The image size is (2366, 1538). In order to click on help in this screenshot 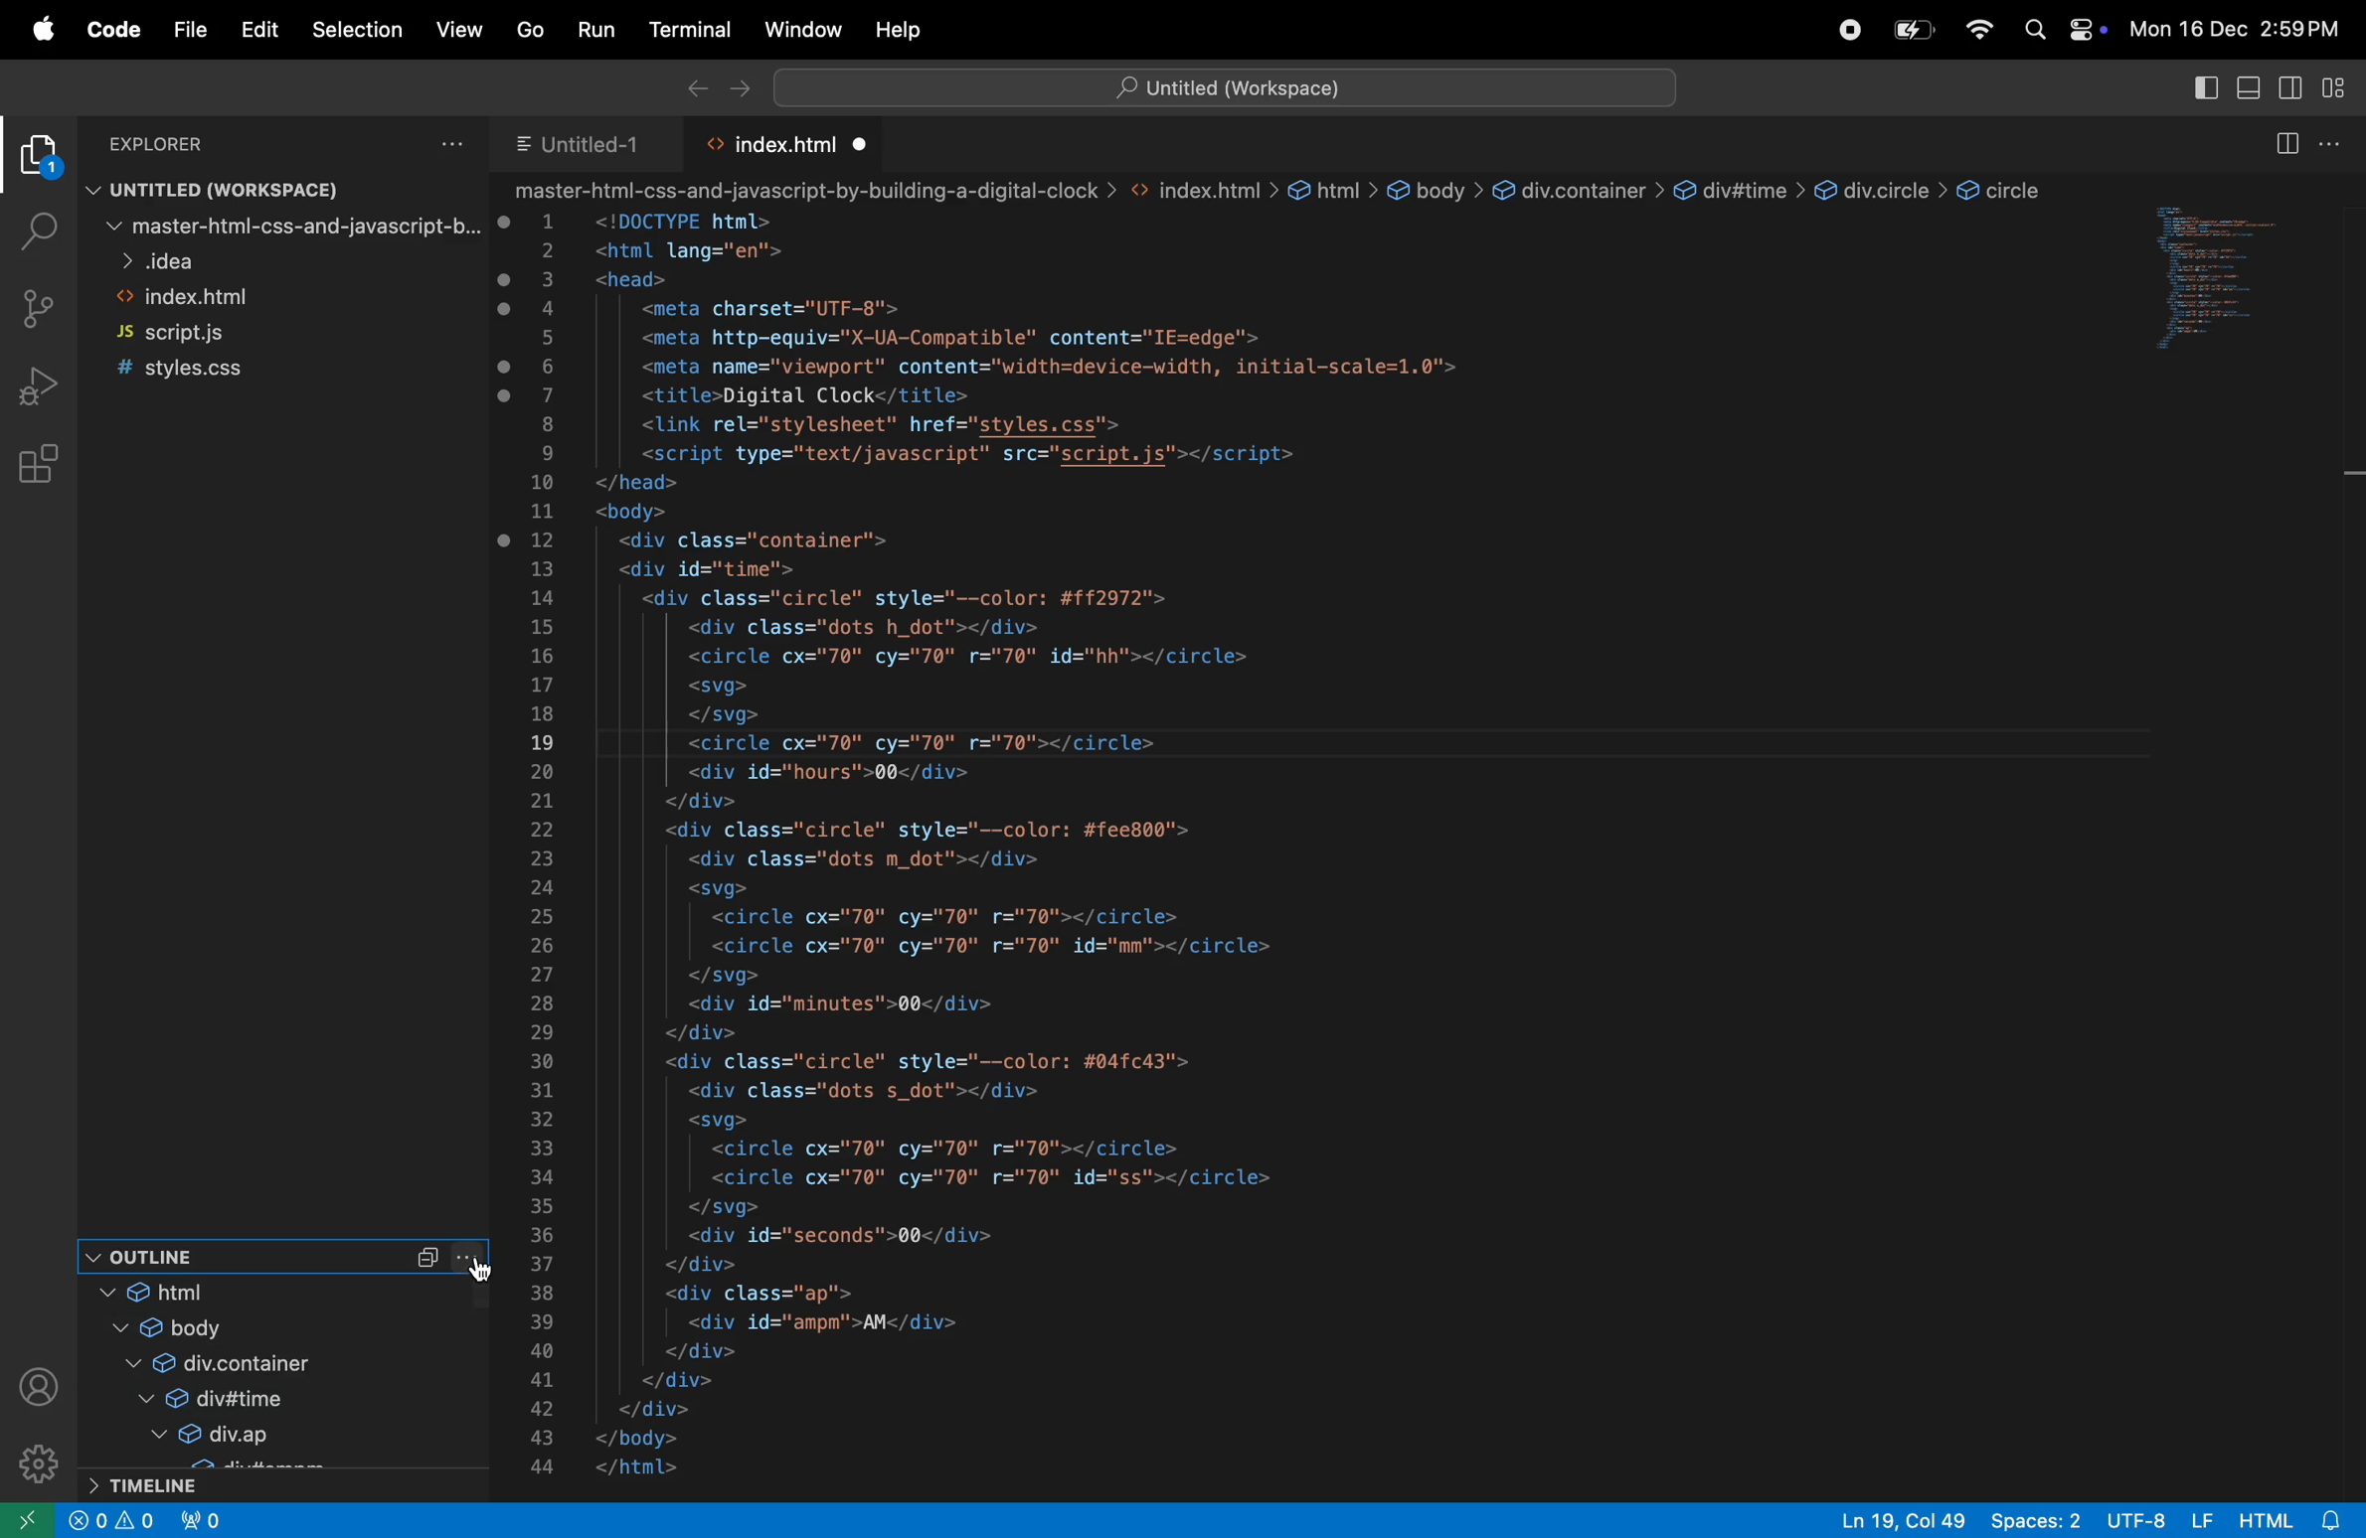, I will do `click(901, 31)`.